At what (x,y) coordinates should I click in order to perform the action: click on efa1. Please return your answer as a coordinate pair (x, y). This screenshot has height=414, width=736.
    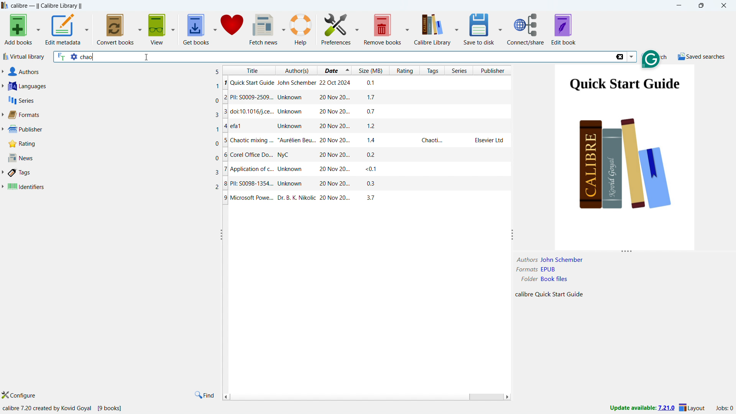
    Looking at the image, I should click on (367, 126).